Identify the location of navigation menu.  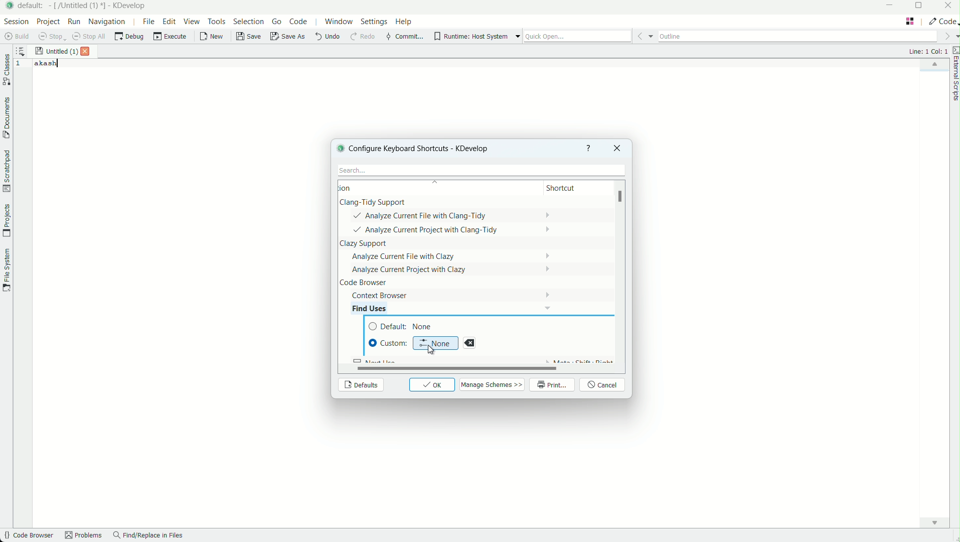
(107, 21).